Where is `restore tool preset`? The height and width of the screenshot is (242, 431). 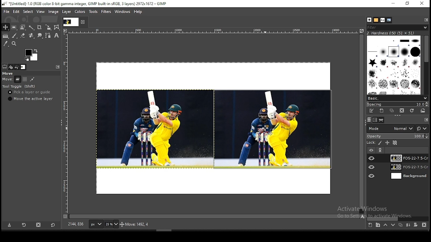
restore tool preset is located at coordinates (24, 225).